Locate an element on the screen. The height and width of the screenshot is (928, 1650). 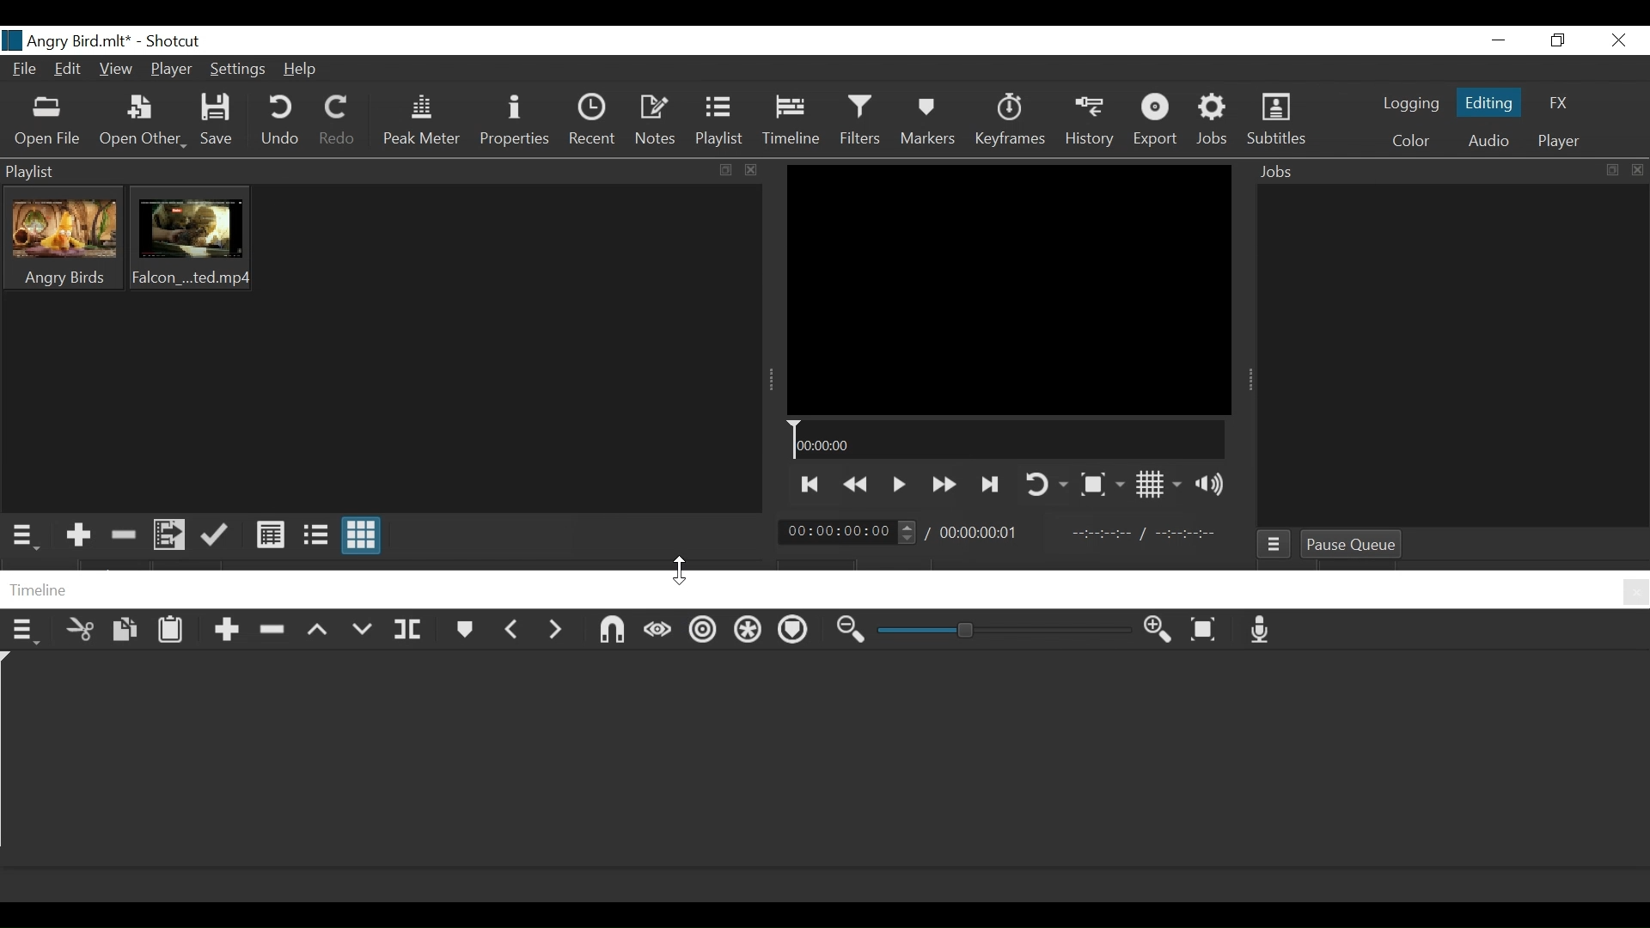
Split at playhead is located at coordinates (411, 632).